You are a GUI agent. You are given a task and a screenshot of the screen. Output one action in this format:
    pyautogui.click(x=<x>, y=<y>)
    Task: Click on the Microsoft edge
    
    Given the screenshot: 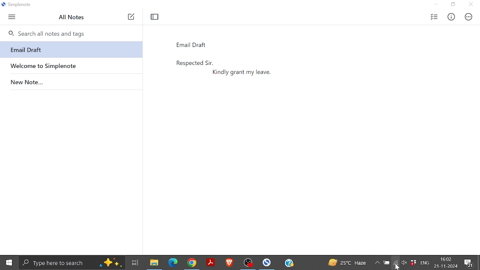 What is the action you would take?
    pyautogui.click(x=173, y=262)
    